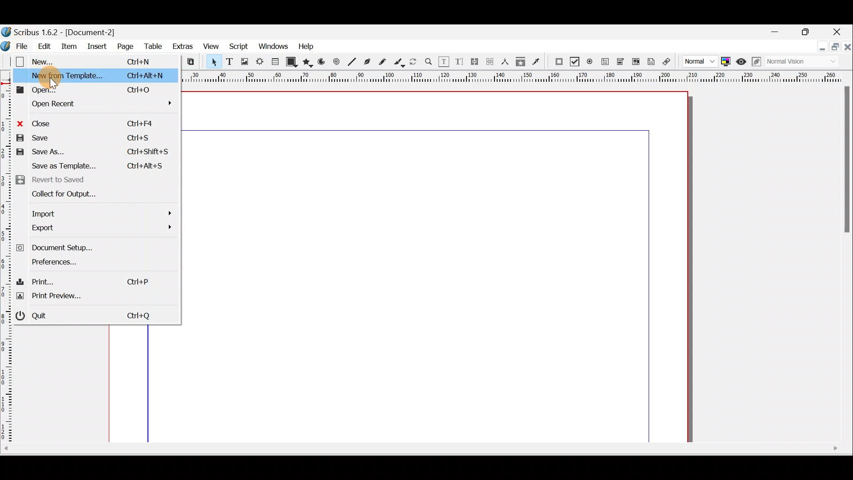 This screenshot has width=853, height=480. Describe the element at coordinates (695, 62) in the screenshot. I see `Image preview quality` at that location.